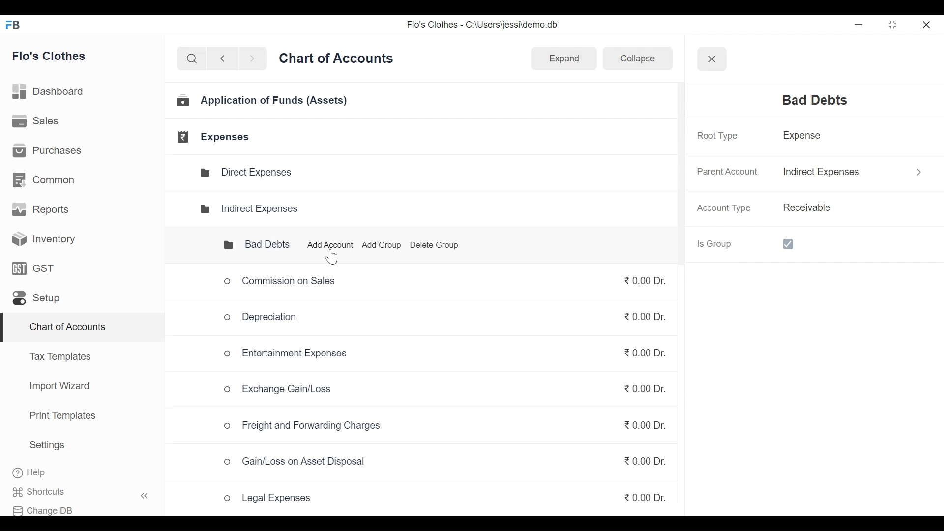  Describe the element at coordinates (50, 152) in the screenshot. I see `Purchases` at that location.